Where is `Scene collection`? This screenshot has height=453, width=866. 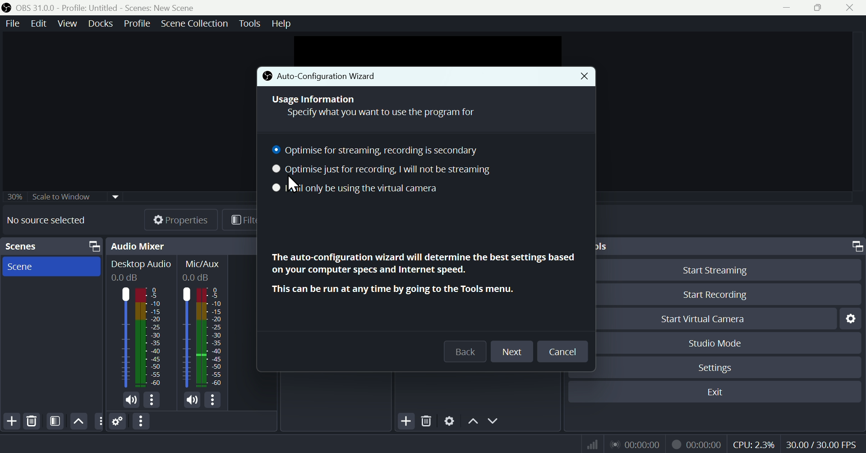
Scene collection is located at coordinates (197, 25).